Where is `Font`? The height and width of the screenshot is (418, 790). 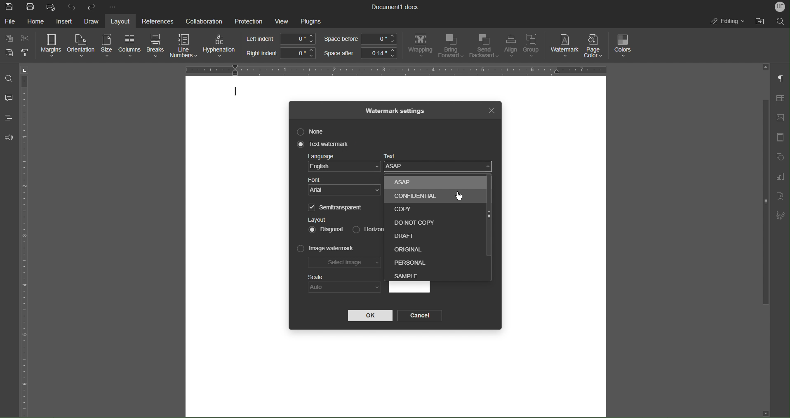
Font is located at coordinates (345, 187).